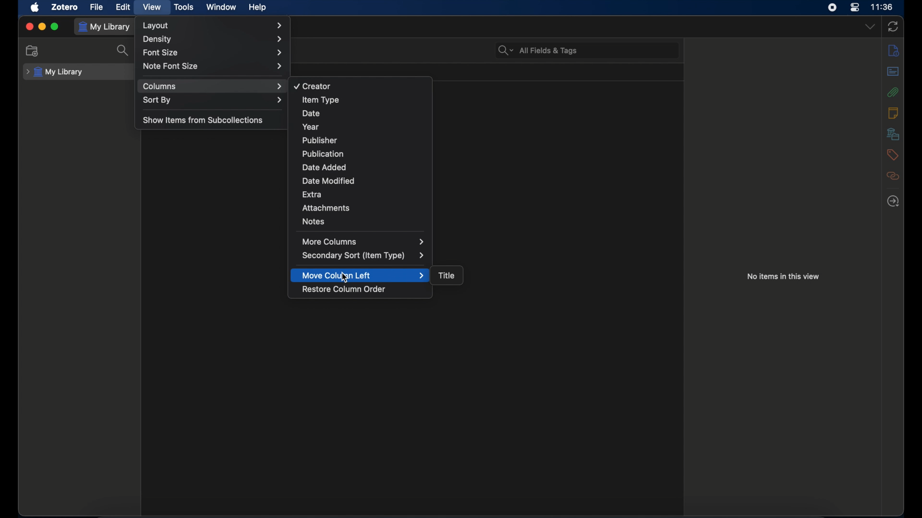  Describe the element at coordinates (784, 276) in the screenshot. I see `no items in this view` at that location.